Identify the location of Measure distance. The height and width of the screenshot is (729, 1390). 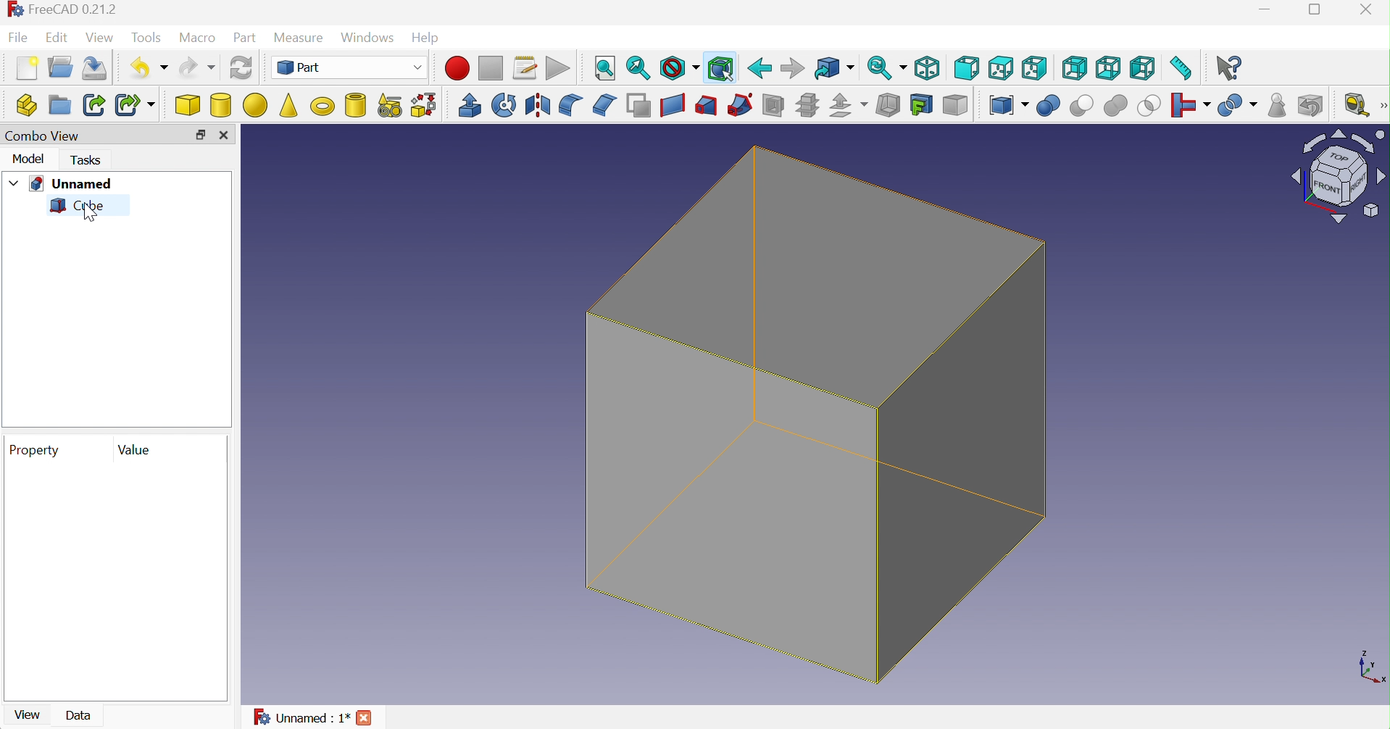
(1181, 70).